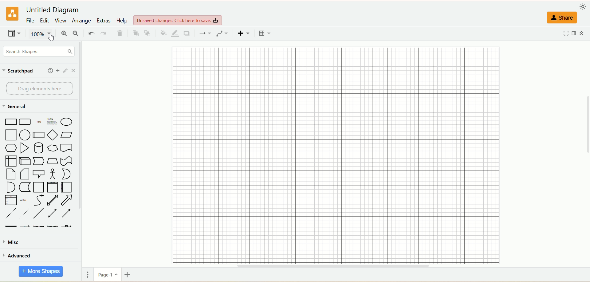 This screenshot has width=590, height=282. What do you see at coordinates (24, 200) in the screenshot?
I see `list items` at bounding box center [24, 200].